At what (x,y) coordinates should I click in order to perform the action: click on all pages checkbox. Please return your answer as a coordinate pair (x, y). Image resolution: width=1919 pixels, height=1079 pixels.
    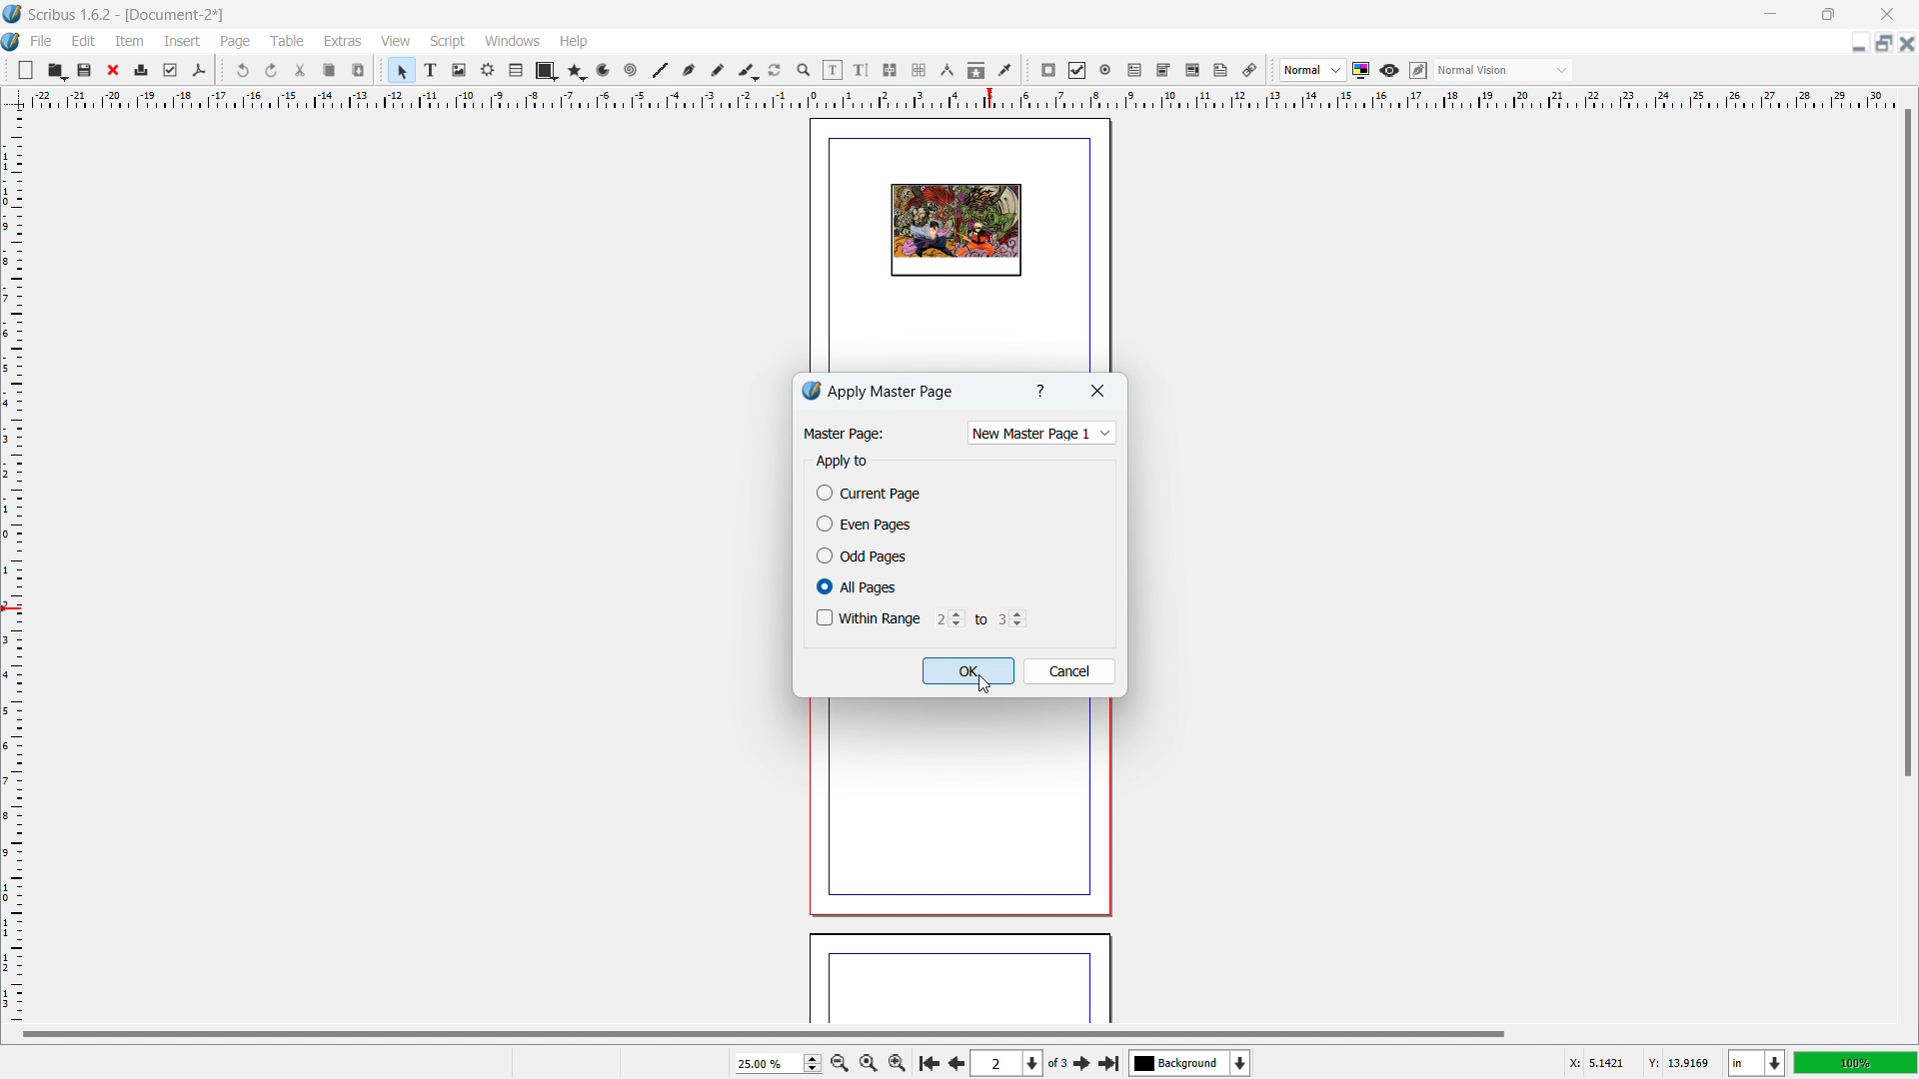
    Looking at the image, I should click on (860, 586).